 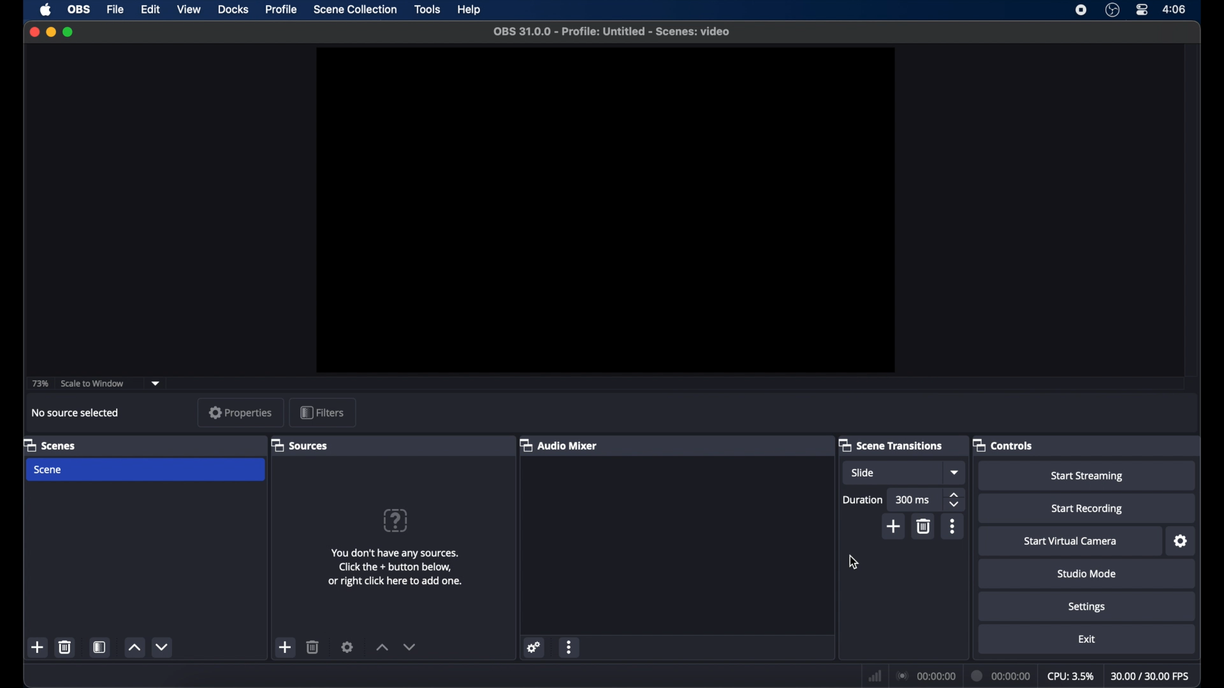 What do you see at coordinates (189, 10) in the screenshot?
I see `view` at bounding box center [189, 10].